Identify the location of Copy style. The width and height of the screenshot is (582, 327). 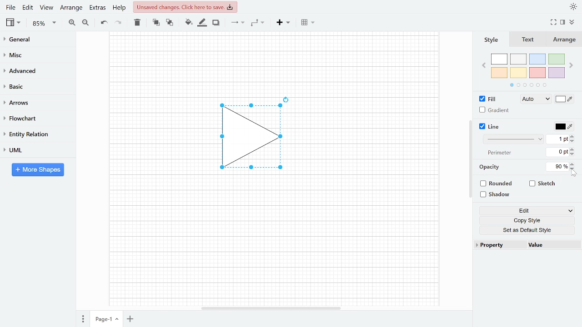
(529, 221).